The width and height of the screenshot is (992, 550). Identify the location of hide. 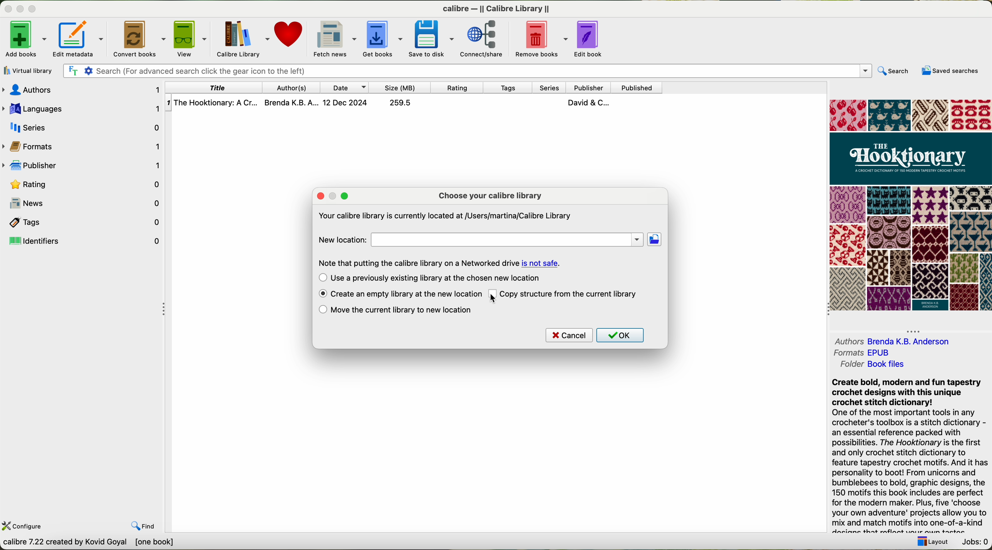
(914, 330).